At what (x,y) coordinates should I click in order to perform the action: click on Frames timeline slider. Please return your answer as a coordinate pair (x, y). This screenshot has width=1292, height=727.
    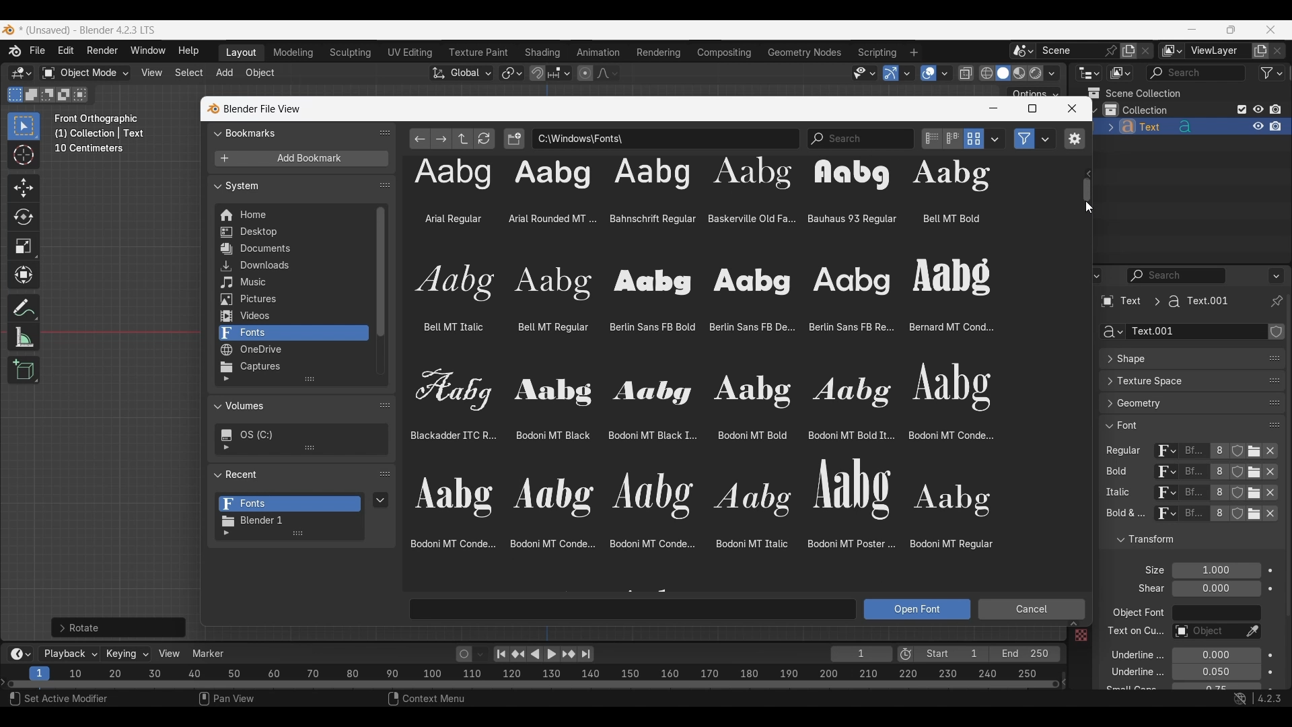
    Looking at the image, I should click on (532, 685).